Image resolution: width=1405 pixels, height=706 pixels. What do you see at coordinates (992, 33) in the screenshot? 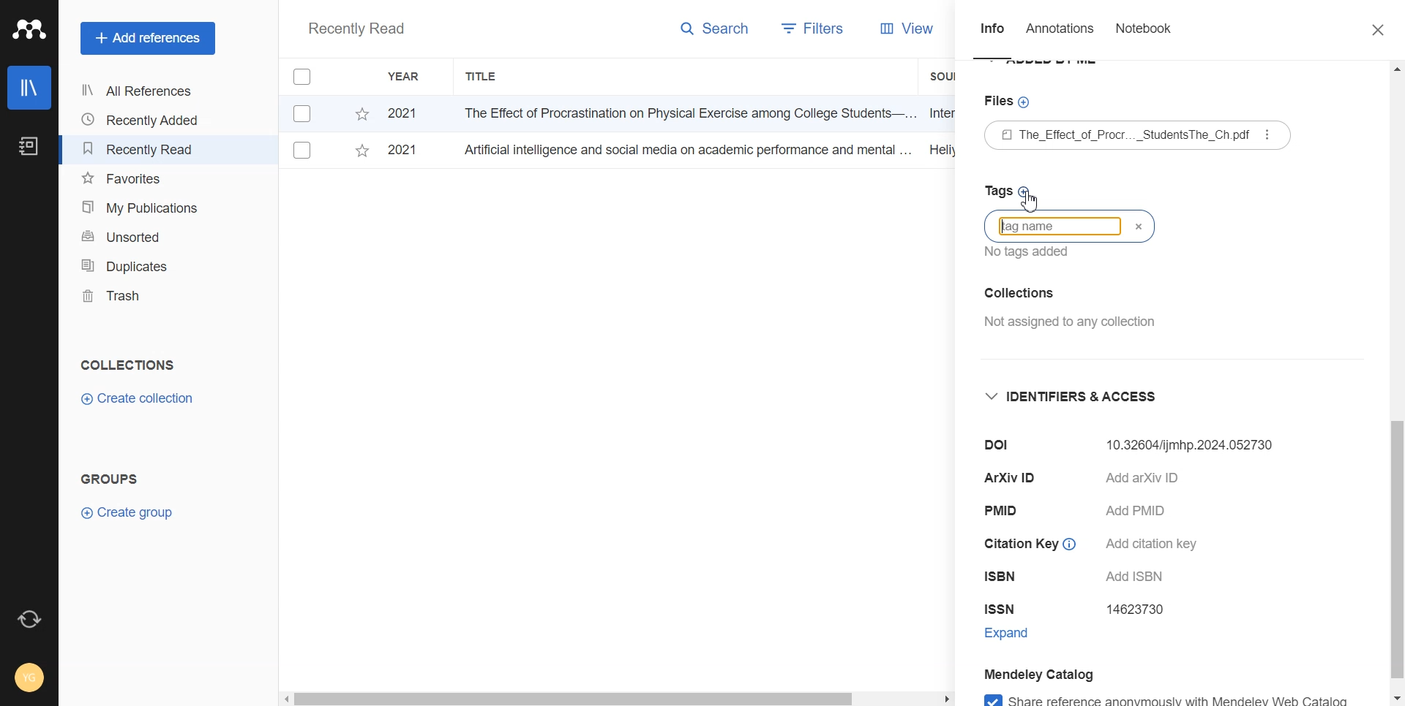
I see `Info` at bounding box center [992, 33].